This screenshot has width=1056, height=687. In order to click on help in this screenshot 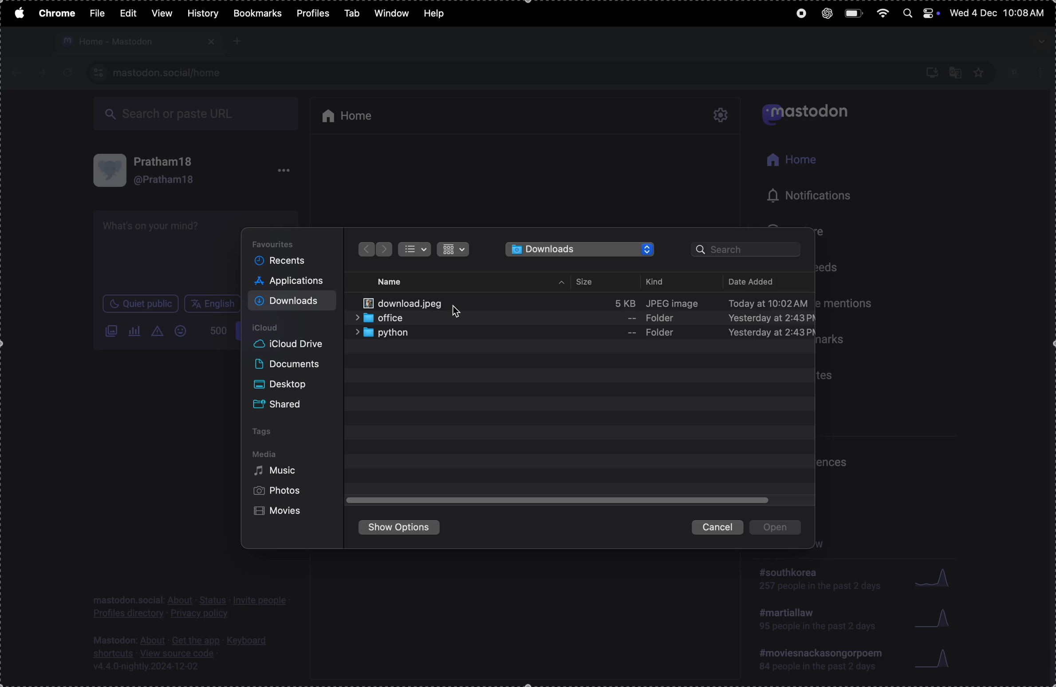, I will do `click(438, 11)`.